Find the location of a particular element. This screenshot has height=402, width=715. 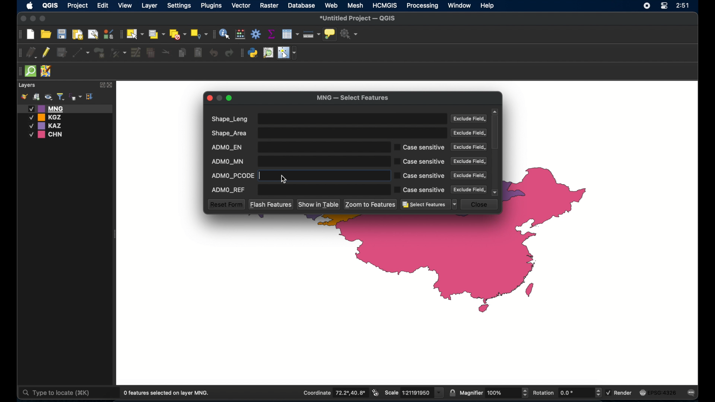

QGIS is located at coordinates (50, 7).